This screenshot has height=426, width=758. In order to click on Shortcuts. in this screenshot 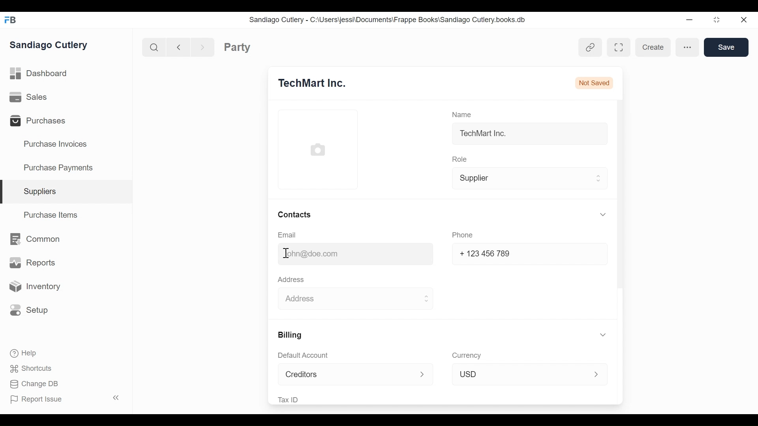, I will do `click(32, 369)`.